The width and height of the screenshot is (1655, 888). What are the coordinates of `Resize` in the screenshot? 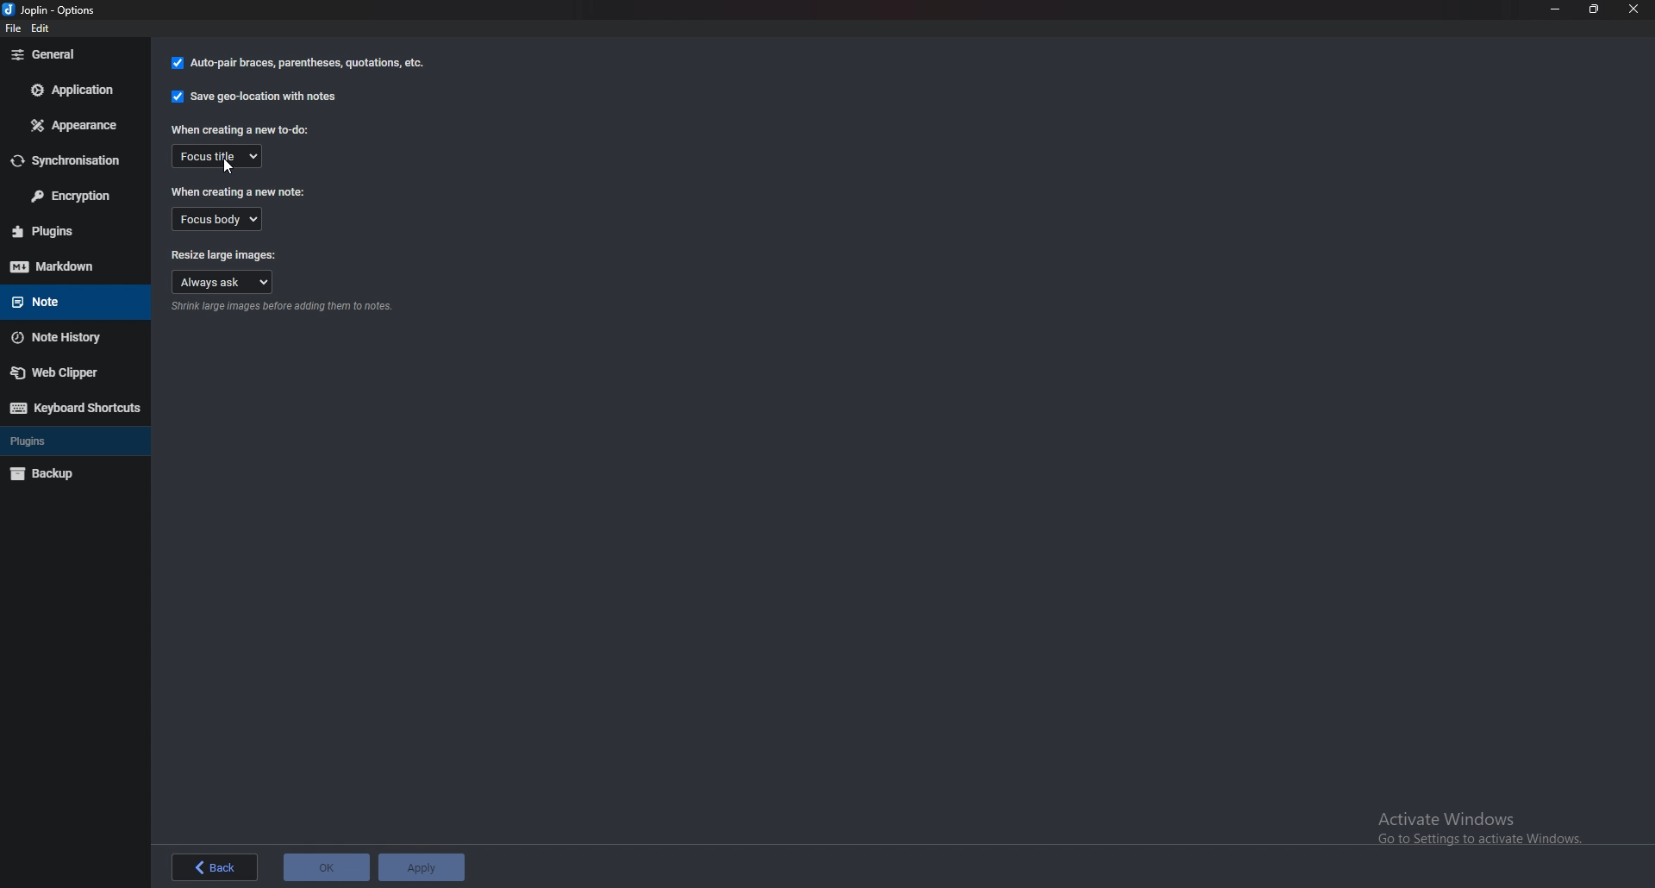 It's located at (1594, 9).